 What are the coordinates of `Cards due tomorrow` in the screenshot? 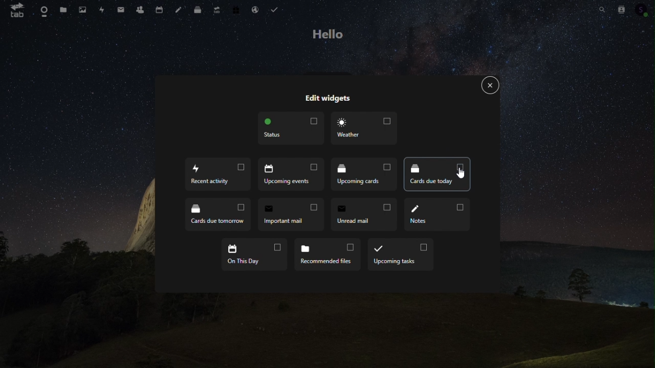 It's located at (216, 214).